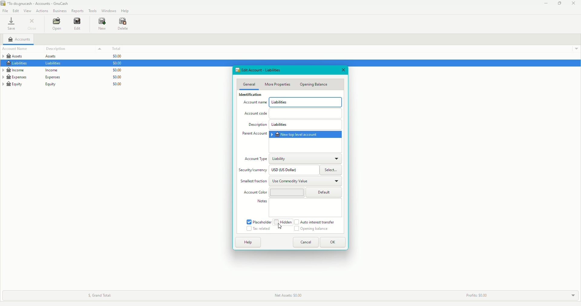 This screenshot has width=581, height=306. I want to click on Accounts, so click(19, 39).